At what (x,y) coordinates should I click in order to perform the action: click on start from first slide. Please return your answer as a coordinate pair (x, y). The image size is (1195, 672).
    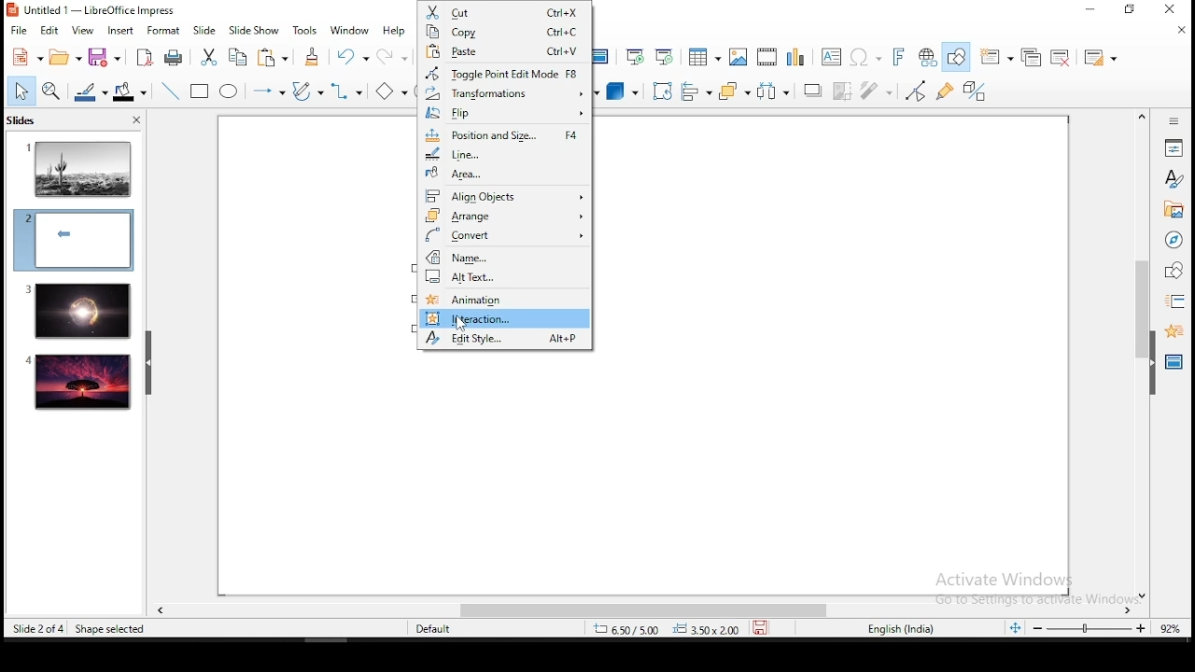
    Looking at the image, I should click on (635, 57).